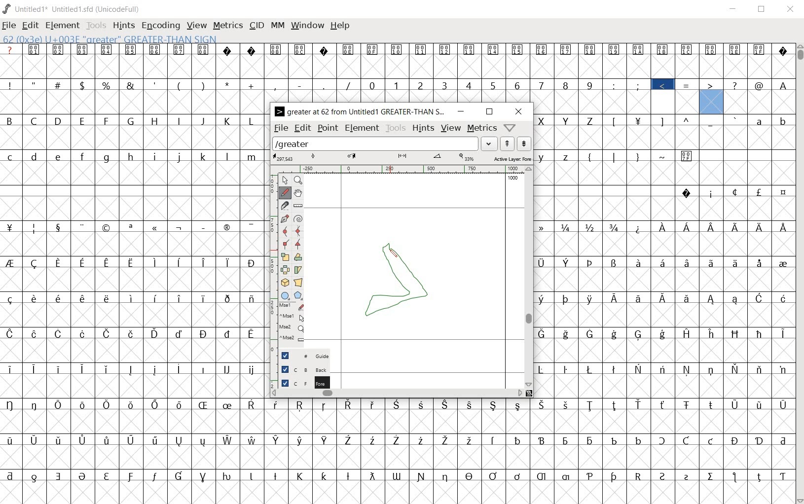  What do you see at coordinates (301, 369) in the screenshot?
I see `background` at bounding box center [301, 369].